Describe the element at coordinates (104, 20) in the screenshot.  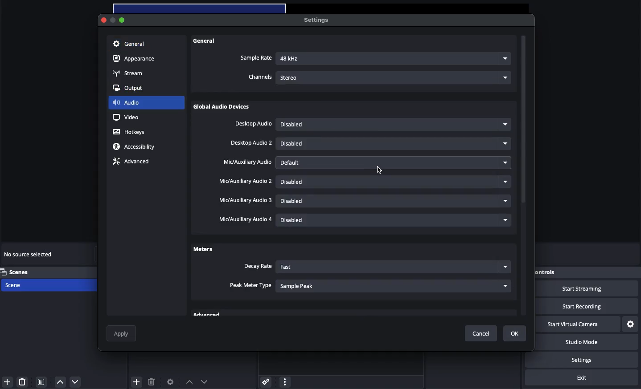
I see `Close` at that location.